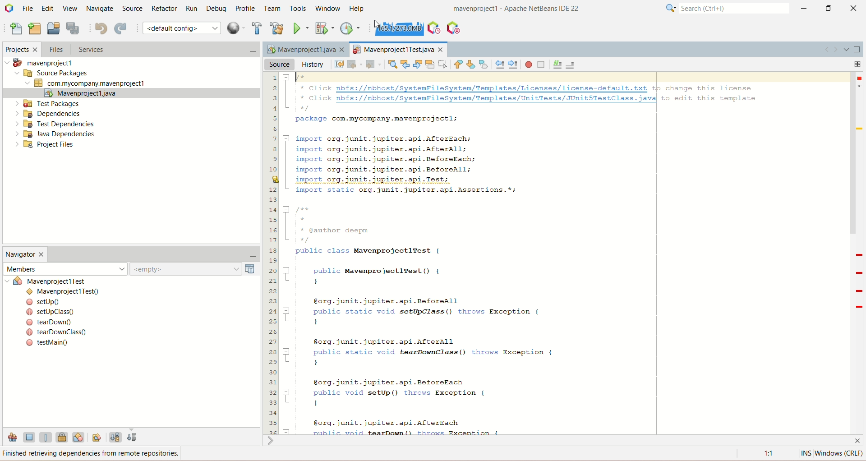  Describe the element at coordinates (376, 24) in the screenshot. I see `cursor` at that location.